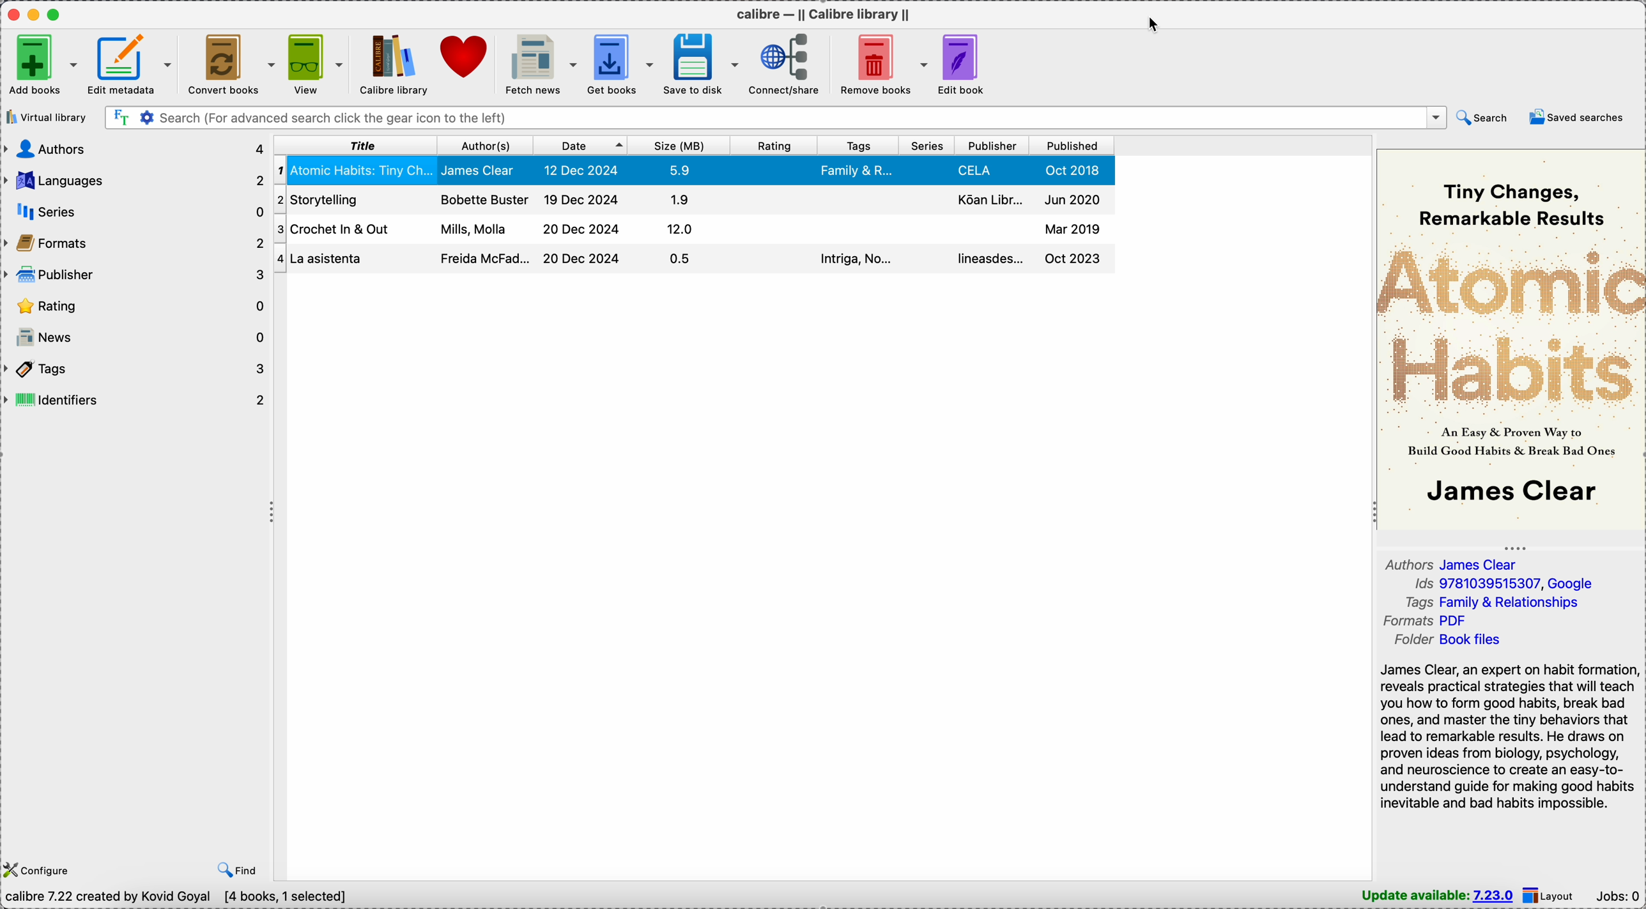  I want to click on minimize program, so click(36, 13).